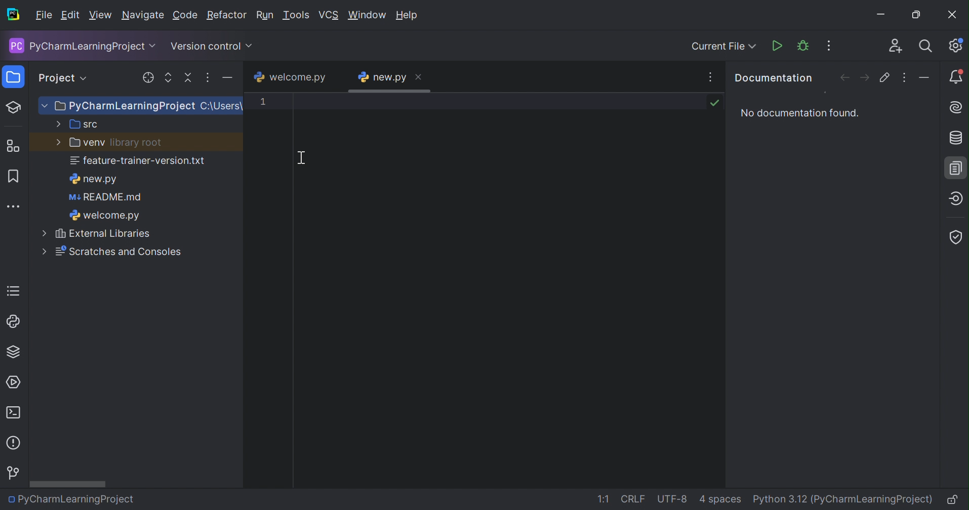  I want to click on Version Control, so click(14, 473).